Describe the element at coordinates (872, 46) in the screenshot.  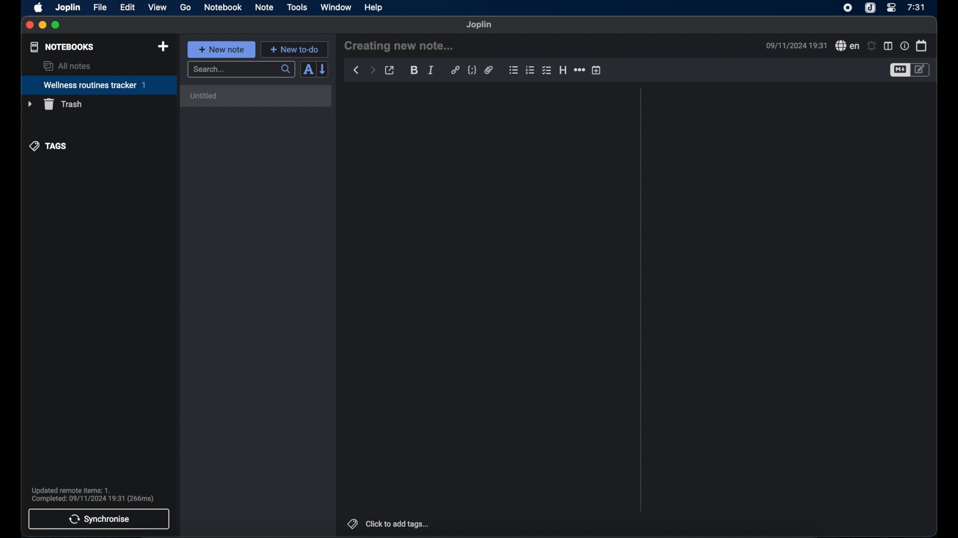
I see `set alarms` at that location.